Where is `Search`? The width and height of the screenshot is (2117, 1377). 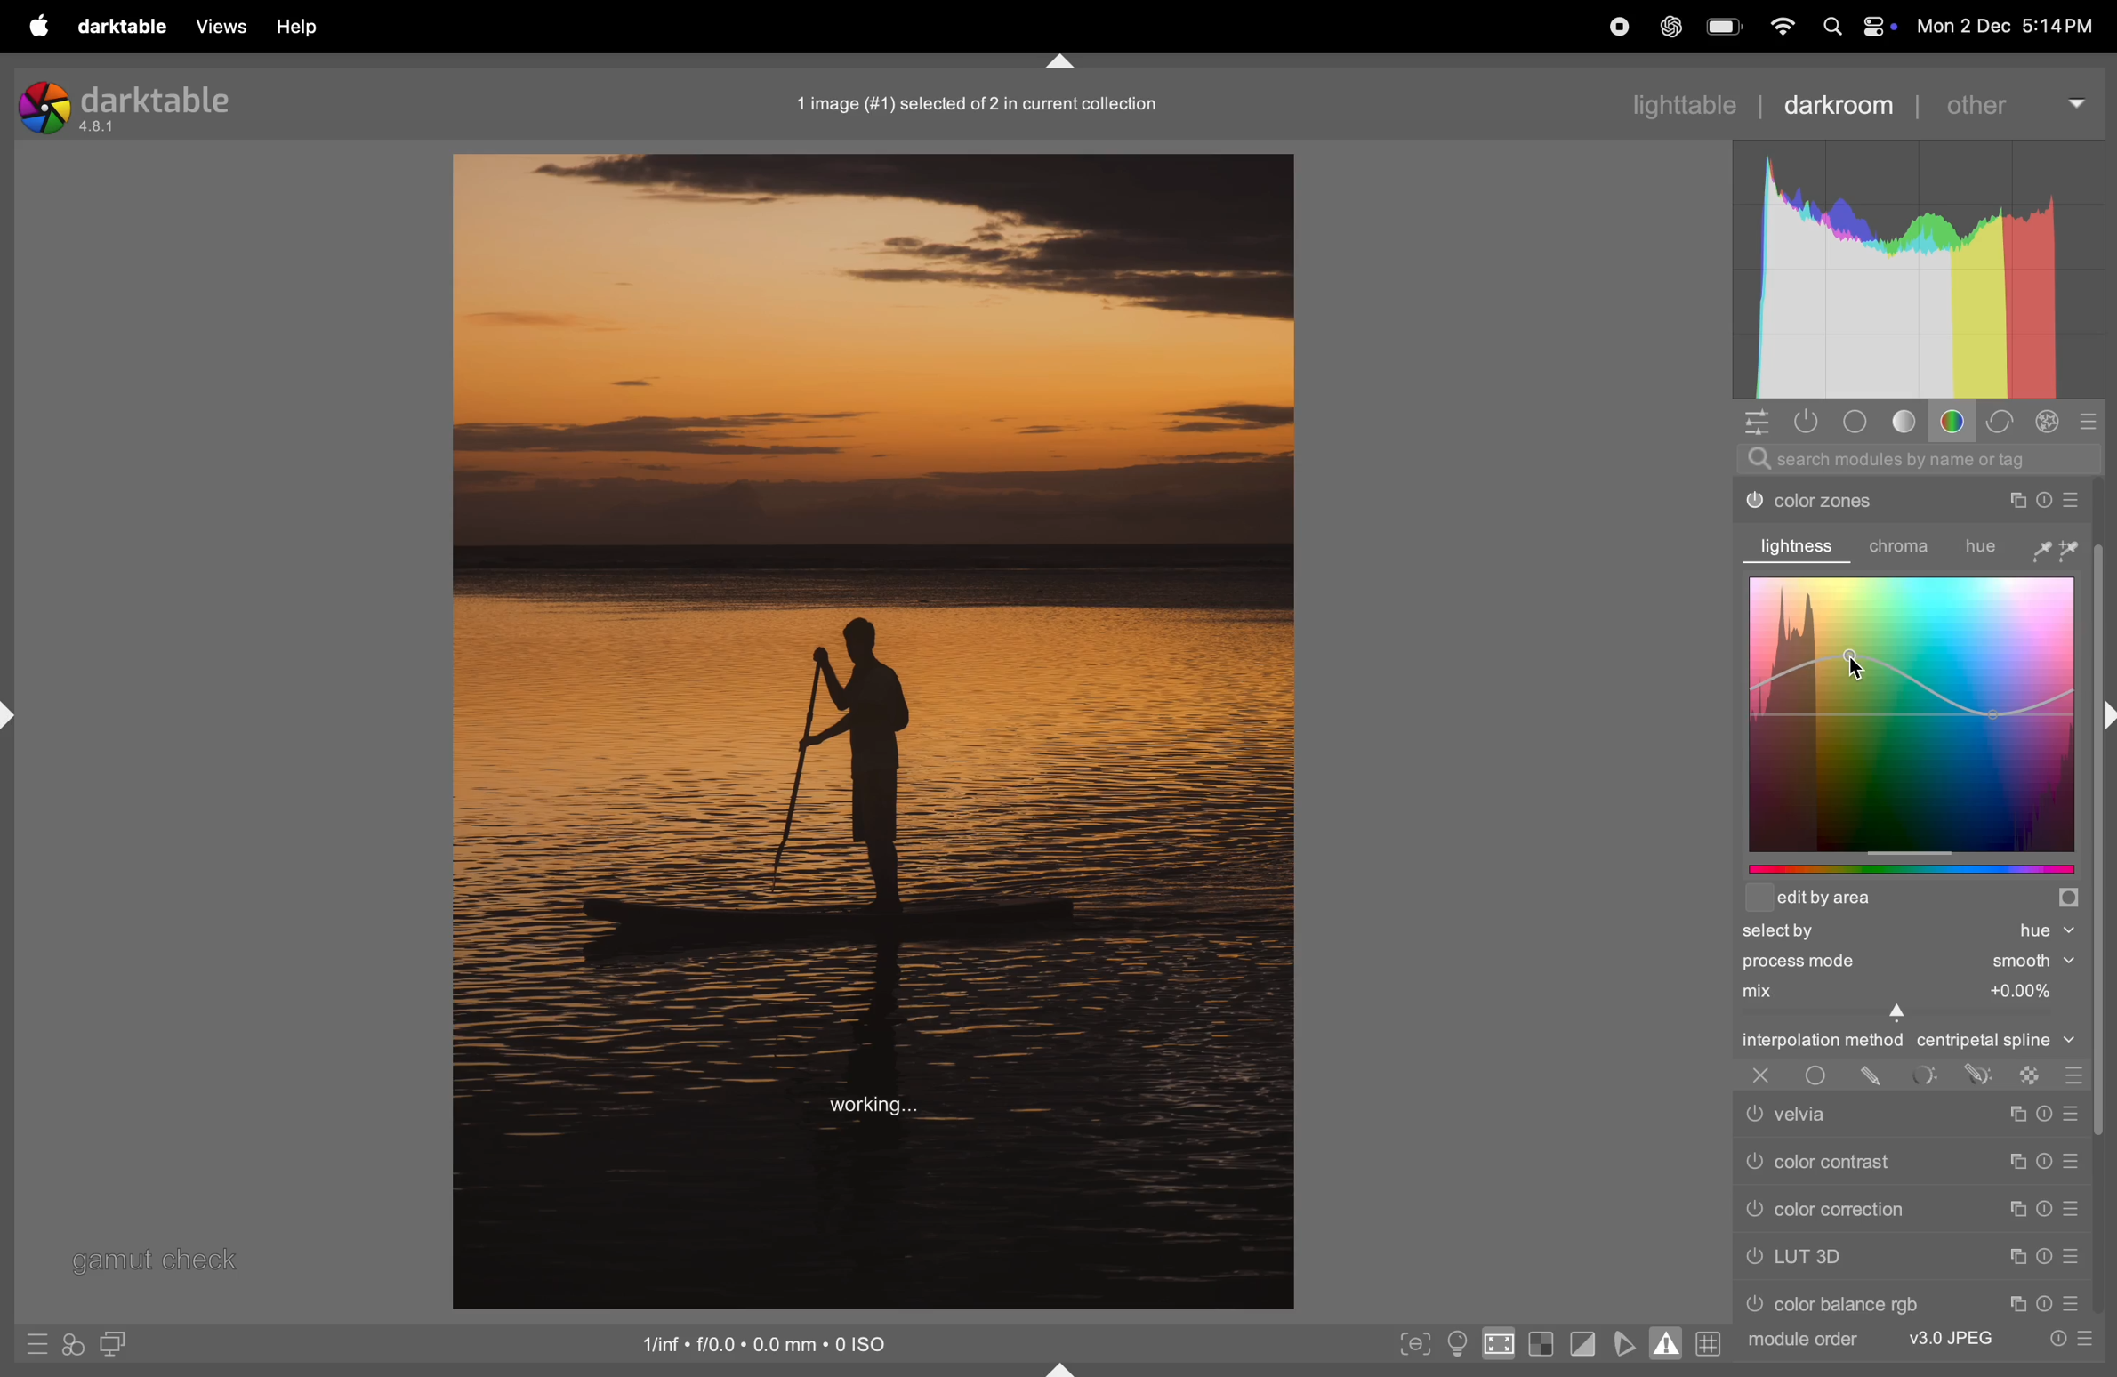
Search is located at coordinates (1833, 28).